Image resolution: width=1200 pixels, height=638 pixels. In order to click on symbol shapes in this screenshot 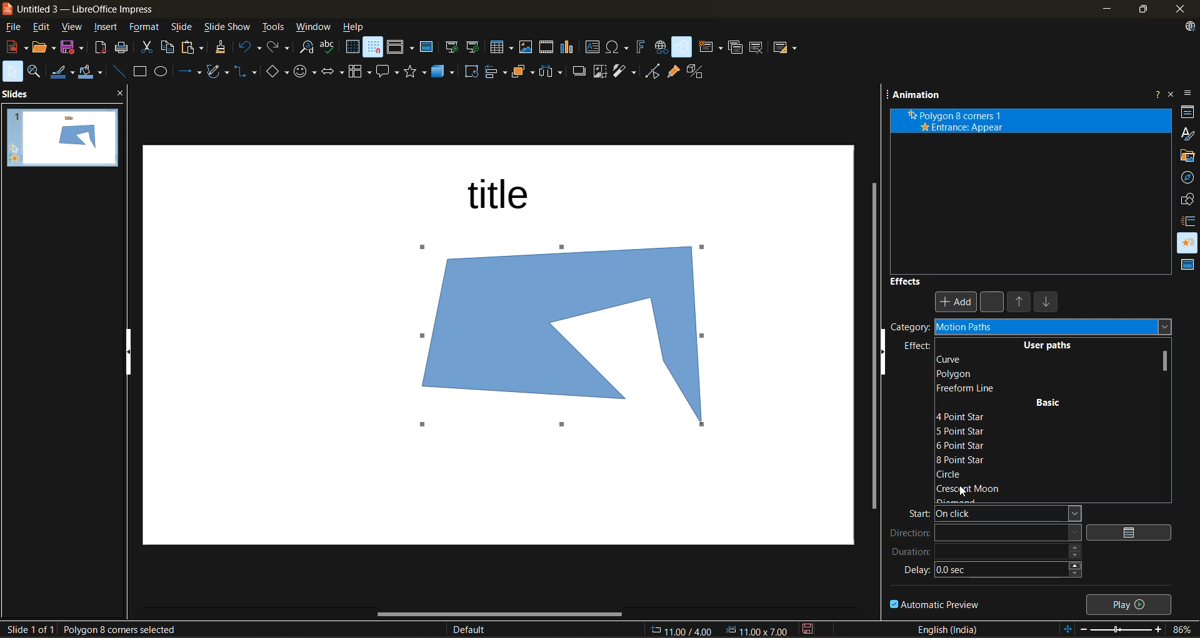, I will do `click(306, 74)`.